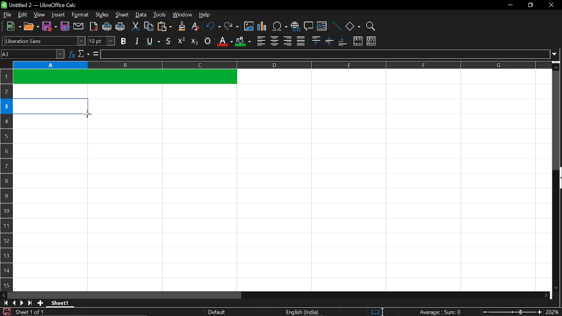 The width and height of the screenshot is (562, 316). Describe the element at coordinates (181, 41) in the screenshot. I see `supercript` at that location.